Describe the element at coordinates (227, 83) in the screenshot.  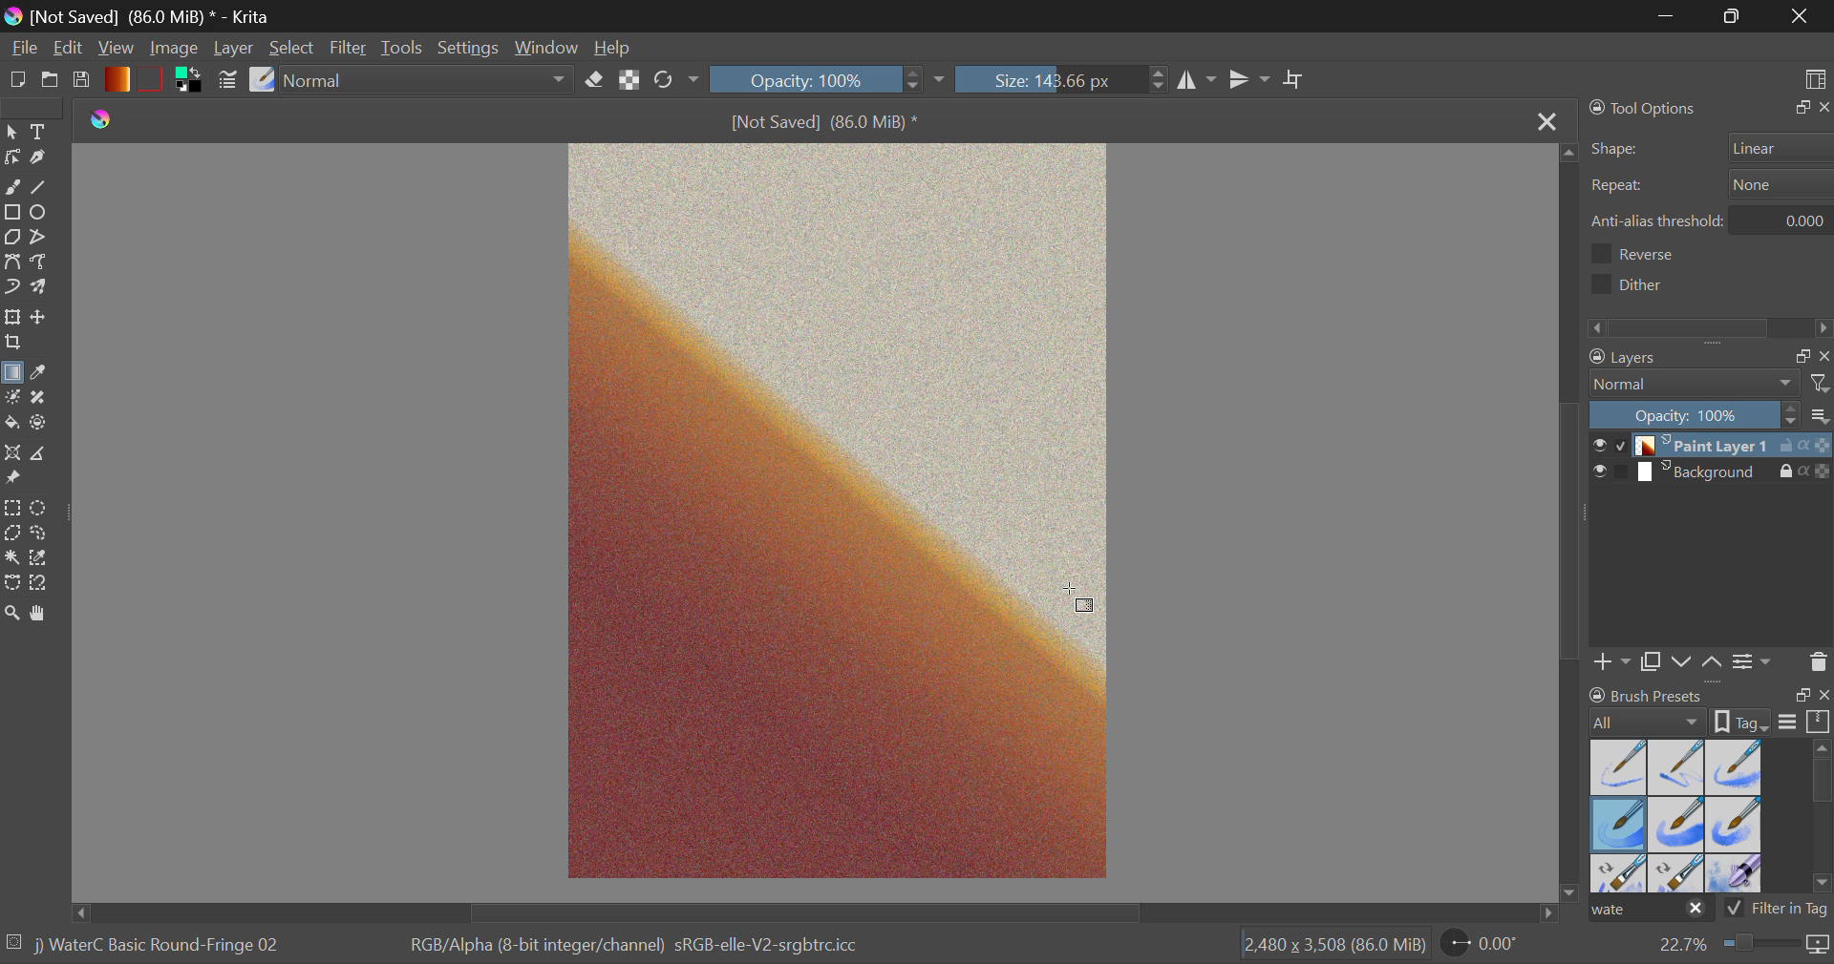
I see `Brusht Settings` at that location.